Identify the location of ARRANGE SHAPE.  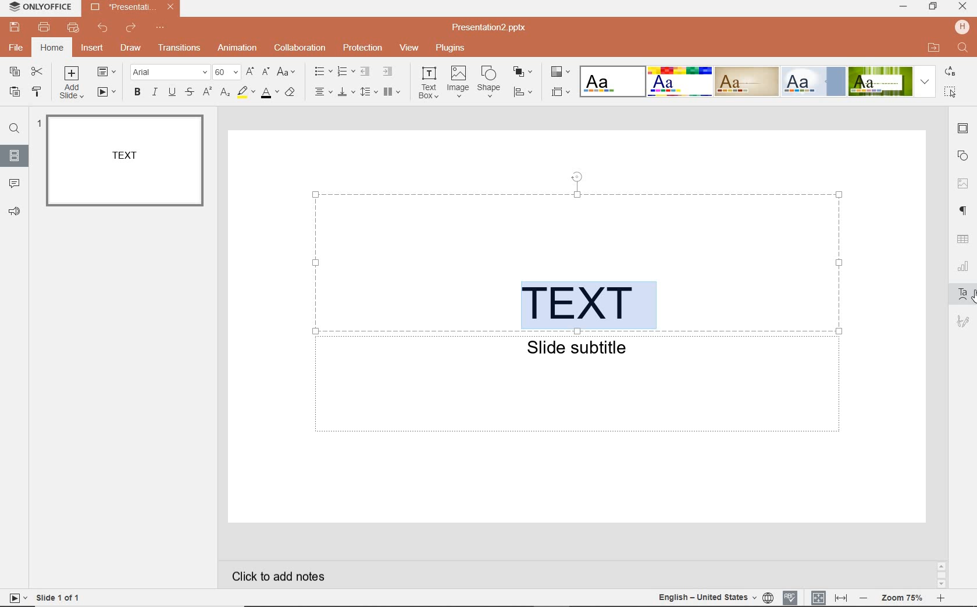
(523, 72).